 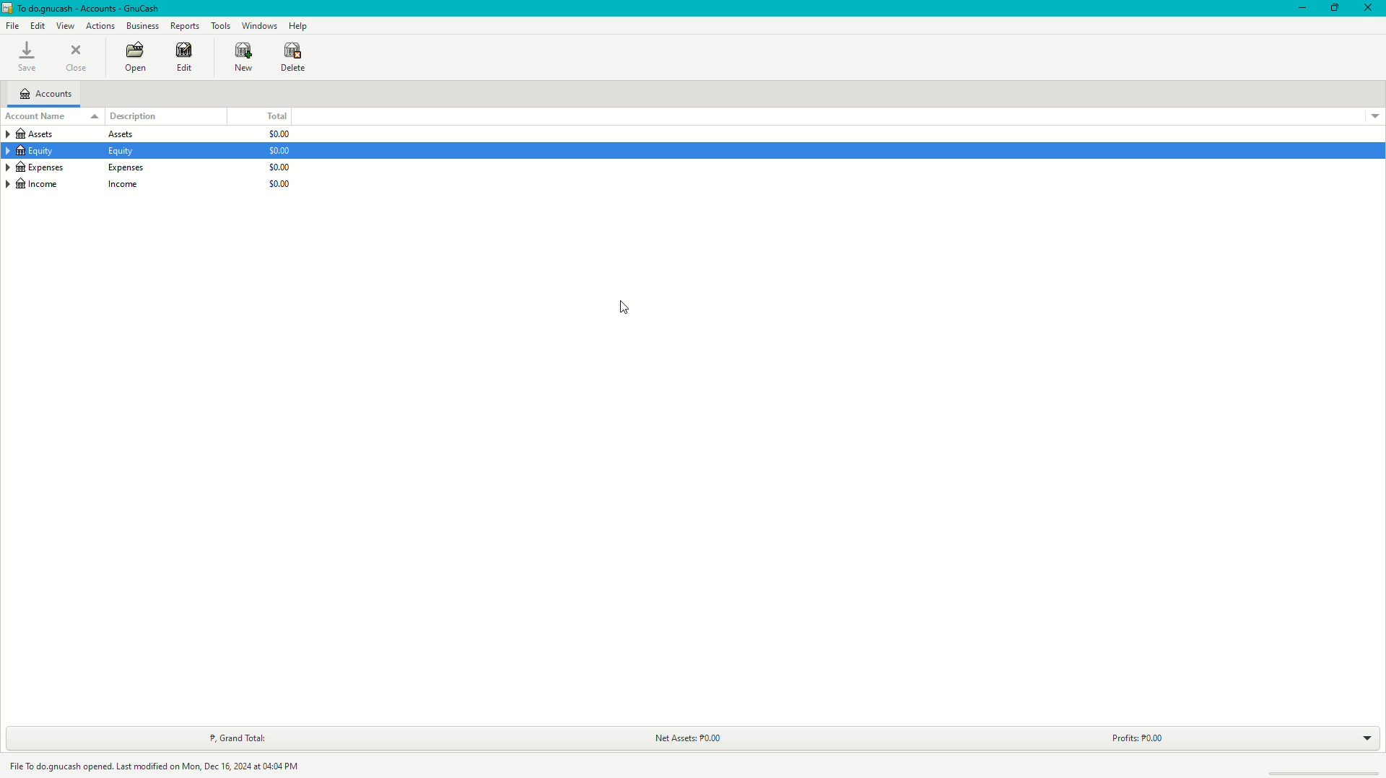 What do you see at coordinates (134, 116) in the screenshot?
I see `Description` at bounding box center [134, 116].